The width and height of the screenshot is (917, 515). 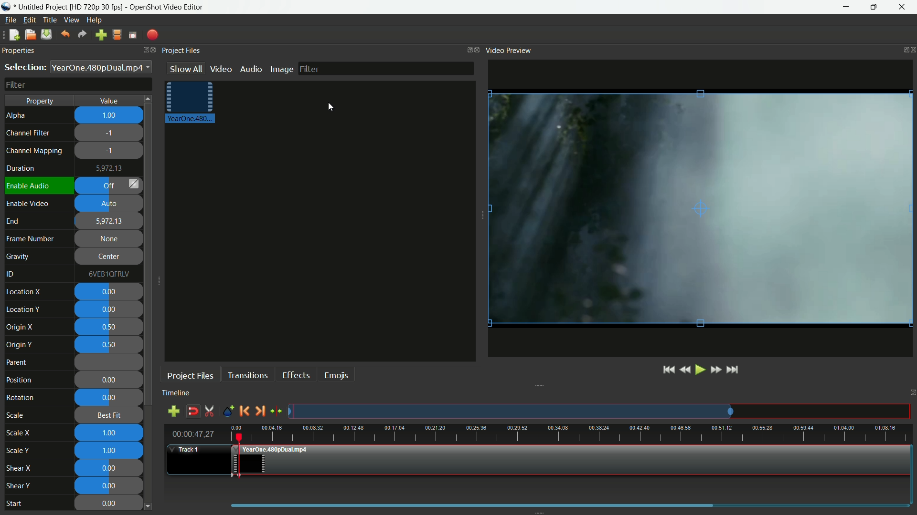 I want to click on 1.00, so click(x=109, y=451).